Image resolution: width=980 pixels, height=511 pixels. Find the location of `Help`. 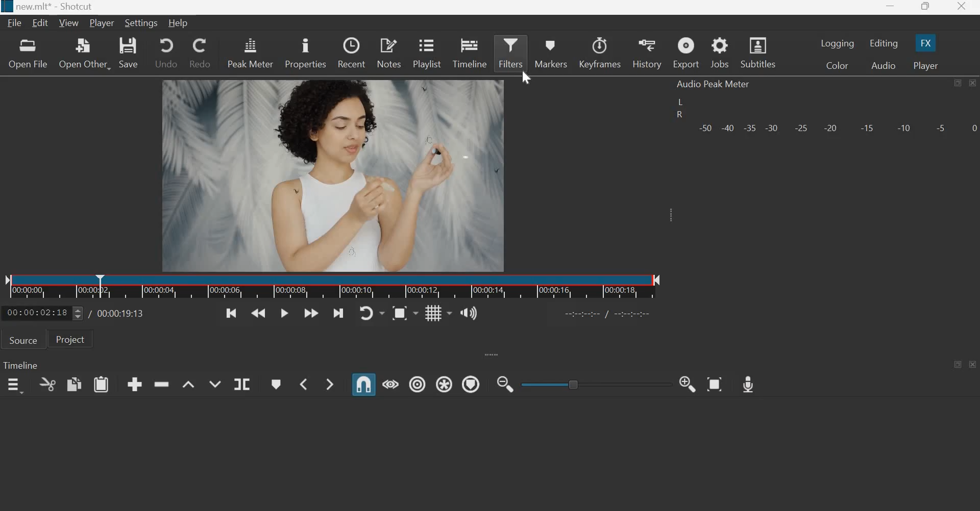

Help is located at coordinates (179, 24).